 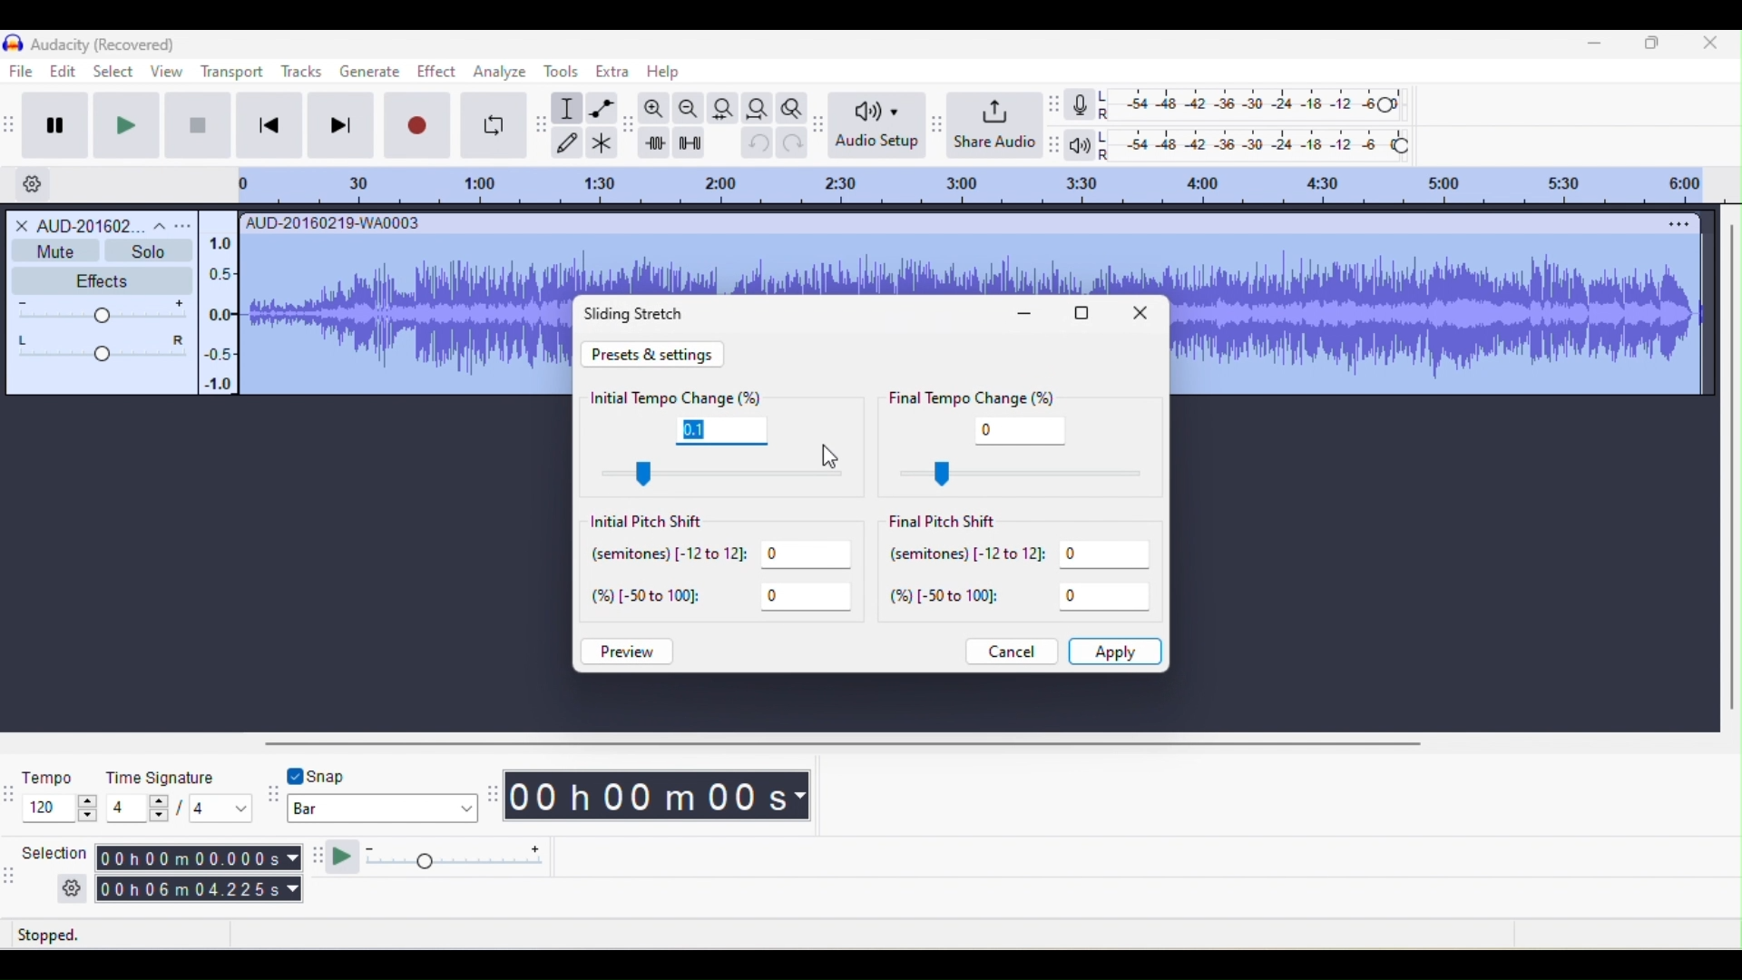 What do you see at coordinates (722, 557) in the screenshot?
I see `semitones` at bounding box center [722, 557].